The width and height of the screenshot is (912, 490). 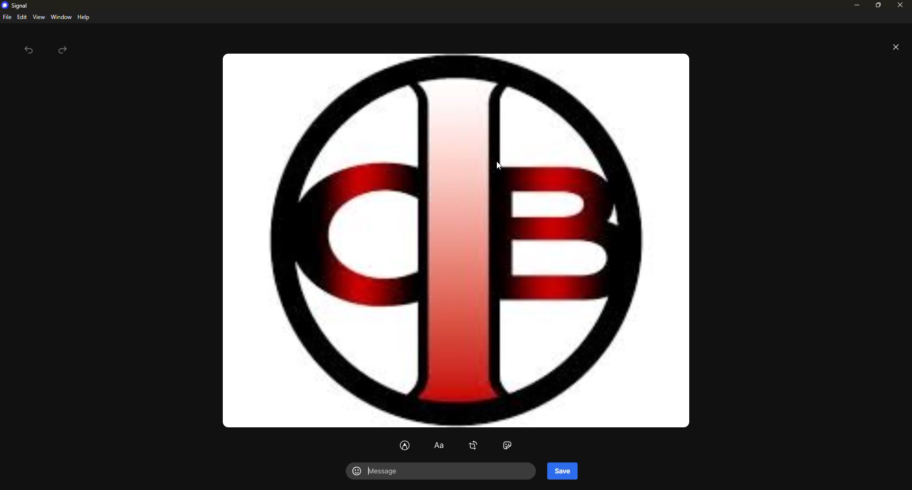 What do you see at coordinates (22, 17) in the screenshot?
I see `edit` at bounding box center [22, 17].